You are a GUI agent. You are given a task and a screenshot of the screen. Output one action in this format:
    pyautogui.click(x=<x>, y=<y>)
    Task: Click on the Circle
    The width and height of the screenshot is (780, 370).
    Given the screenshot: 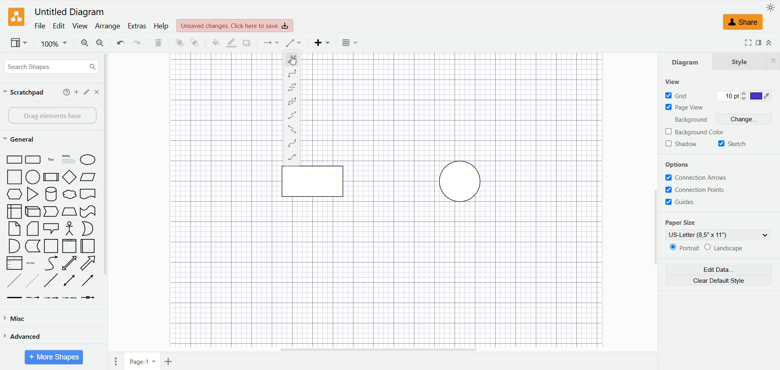 What is the action you would take?
    pyautogui.click(x=34, y=177)
    